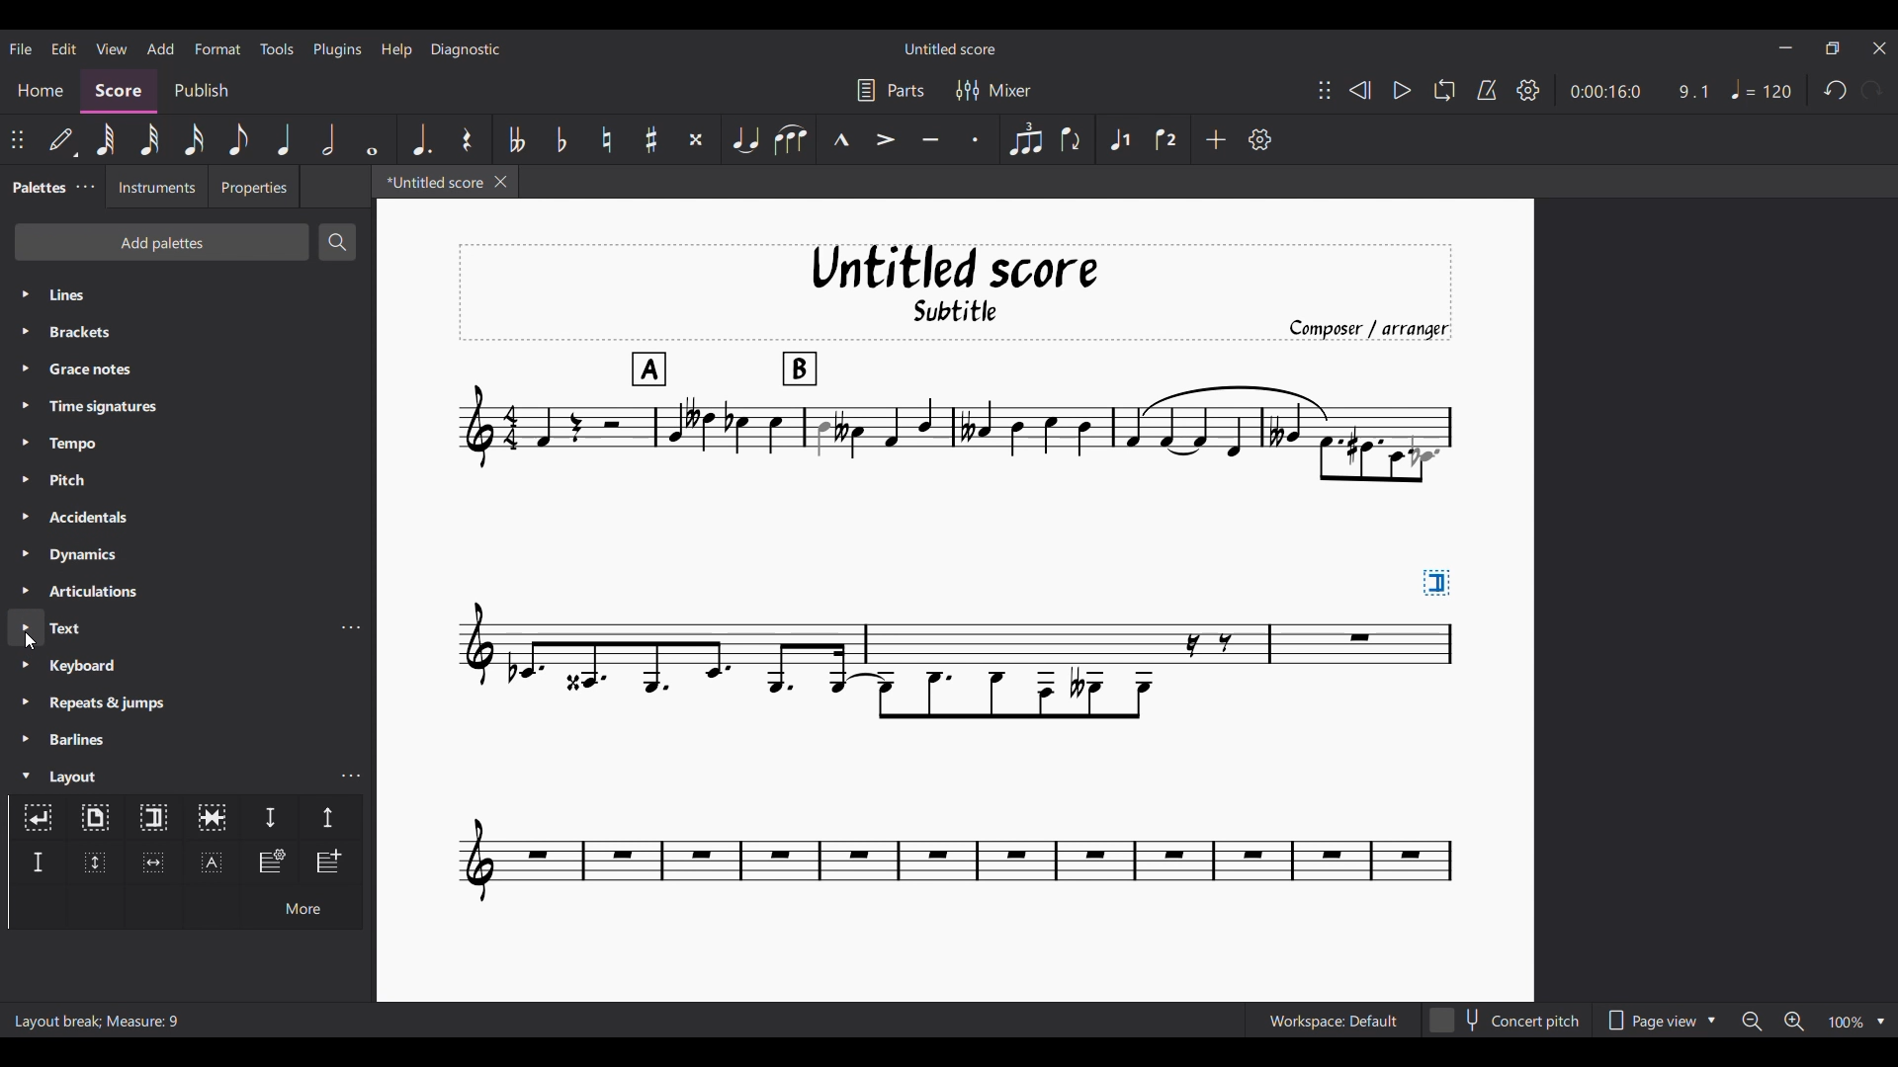  I want to click on Barlines, so click(188, 739).